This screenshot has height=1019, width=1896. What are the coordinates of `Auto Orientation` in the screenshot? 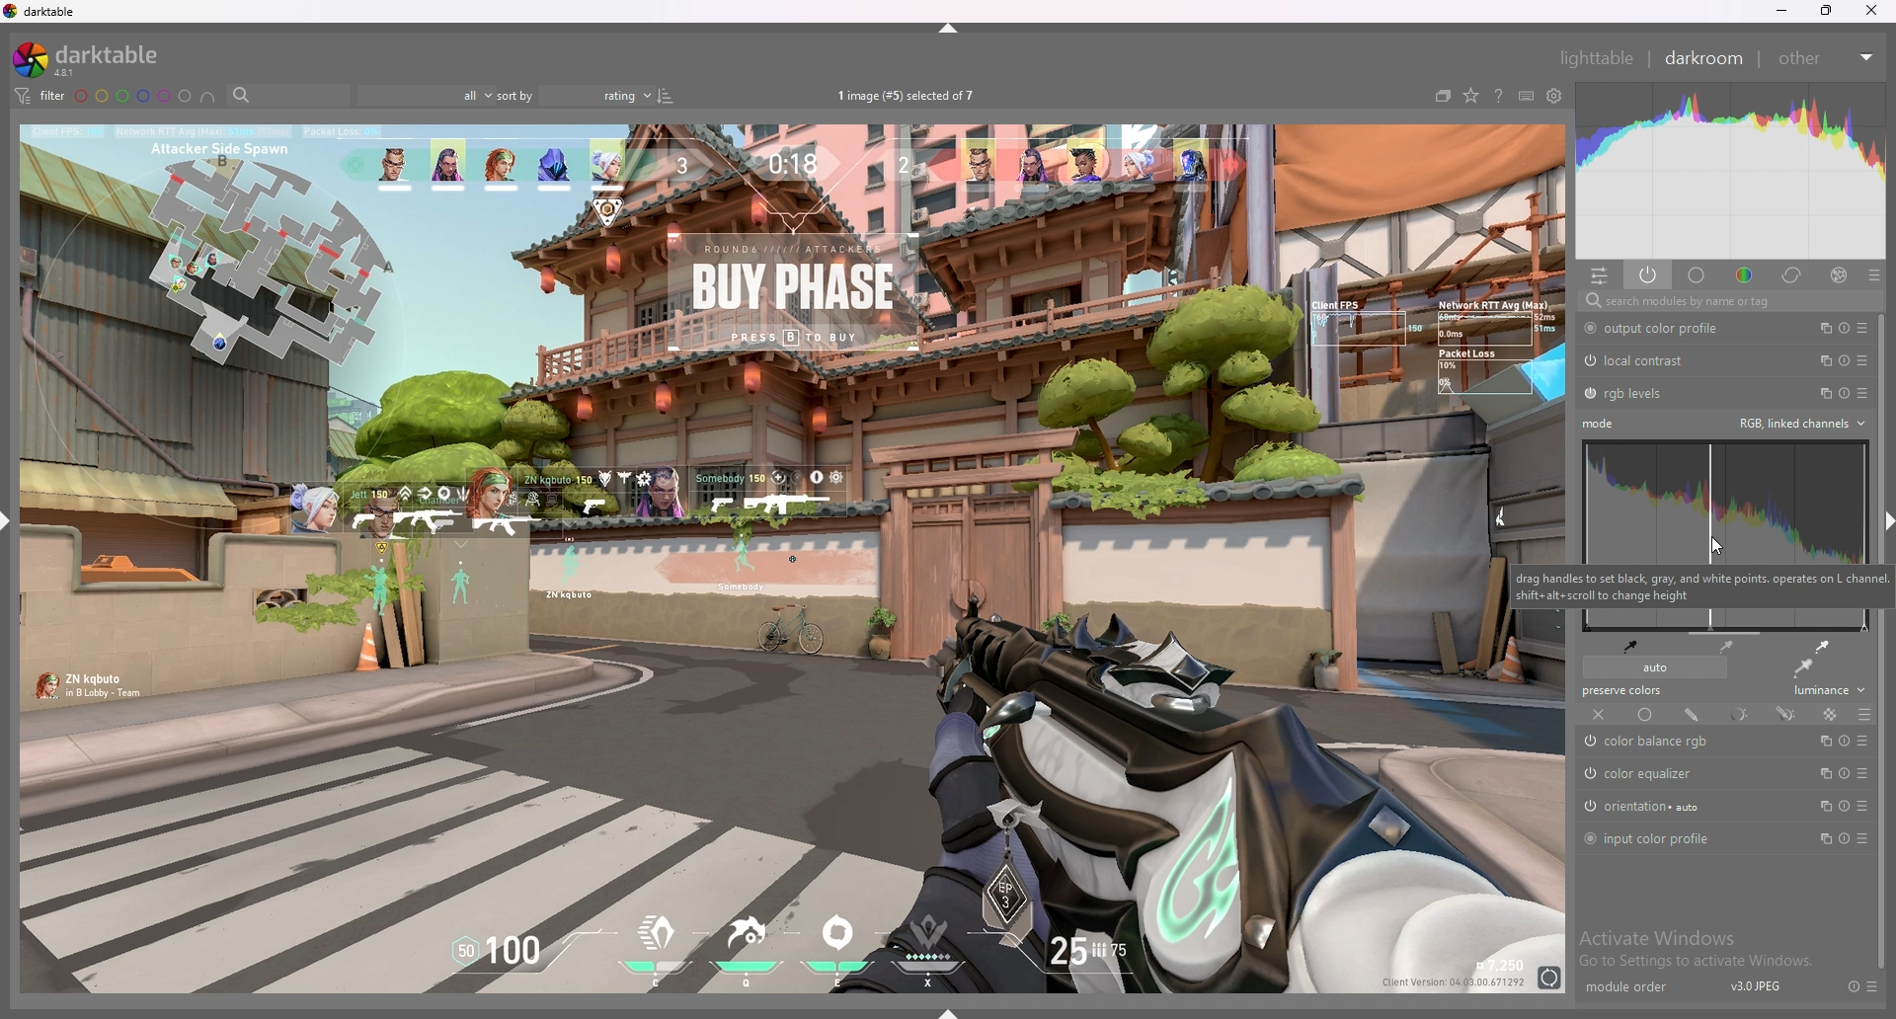 It's located at (1651, 809).